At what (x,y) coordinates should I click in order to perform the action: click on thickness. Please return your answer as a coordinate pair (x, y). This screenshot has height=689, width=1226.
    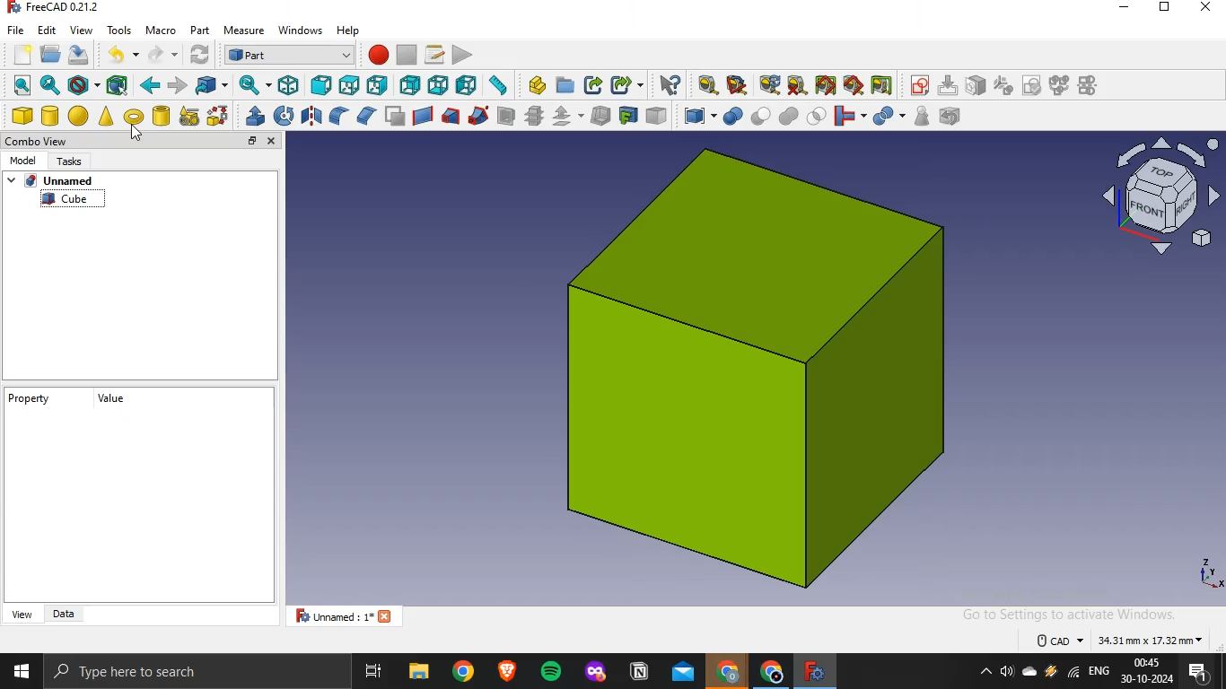
    Looking at the image, I should click on (599, 117).